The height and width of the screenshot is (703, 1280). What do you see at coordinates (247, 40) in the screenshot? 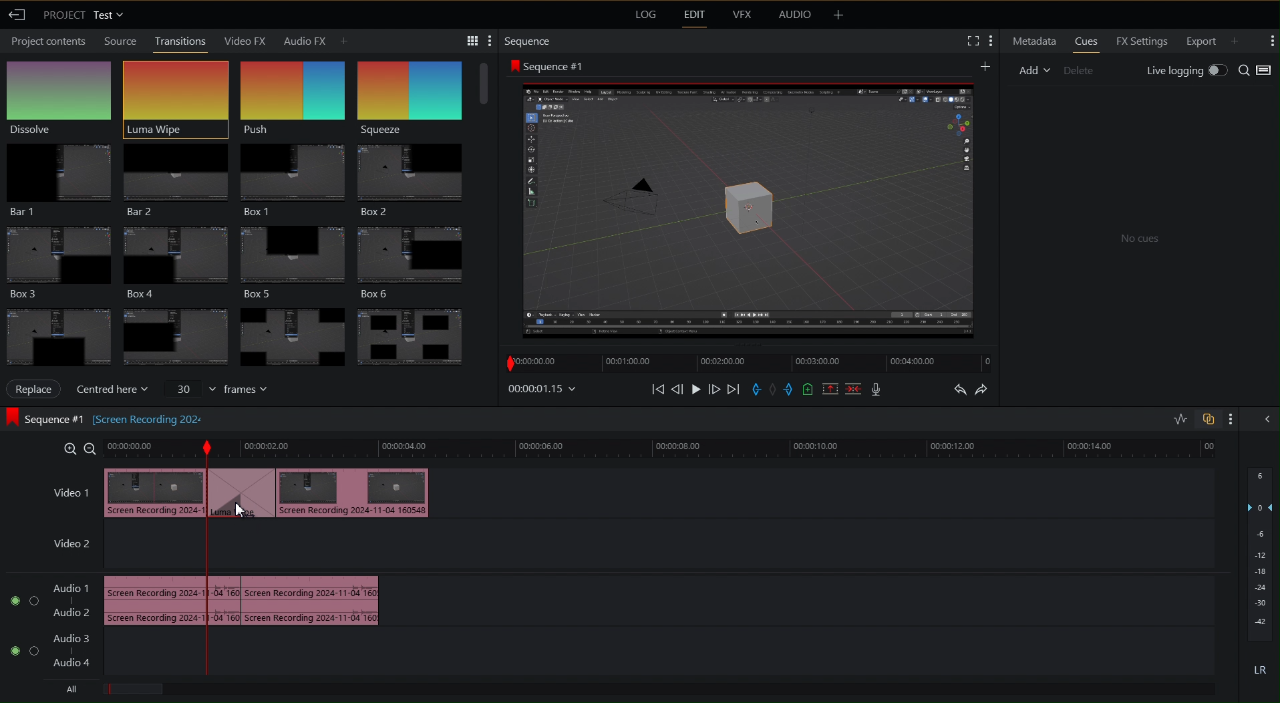
I see `Video FX` at bounding box center [247, 40].